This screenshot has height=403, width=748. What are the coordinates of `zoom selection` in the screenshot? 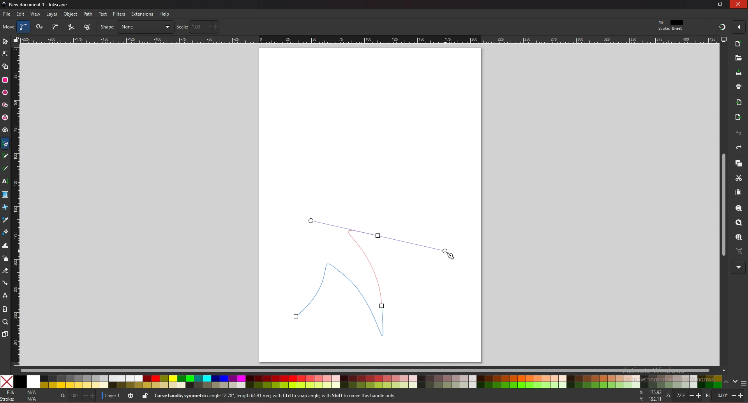 It's located at (739, 209).